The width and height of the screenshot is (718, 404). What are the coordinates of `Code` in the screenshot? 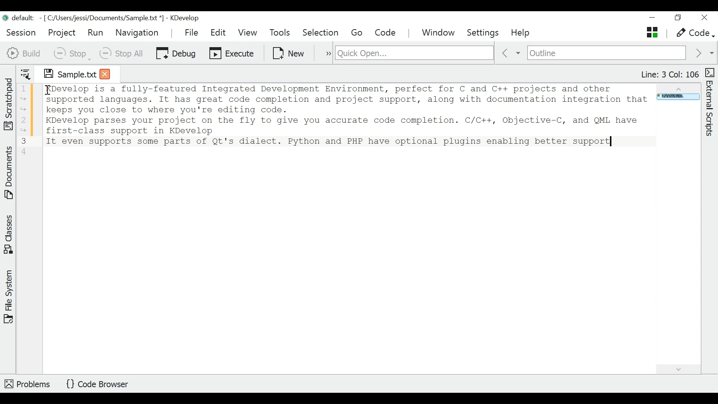 It's located at (386, 33).